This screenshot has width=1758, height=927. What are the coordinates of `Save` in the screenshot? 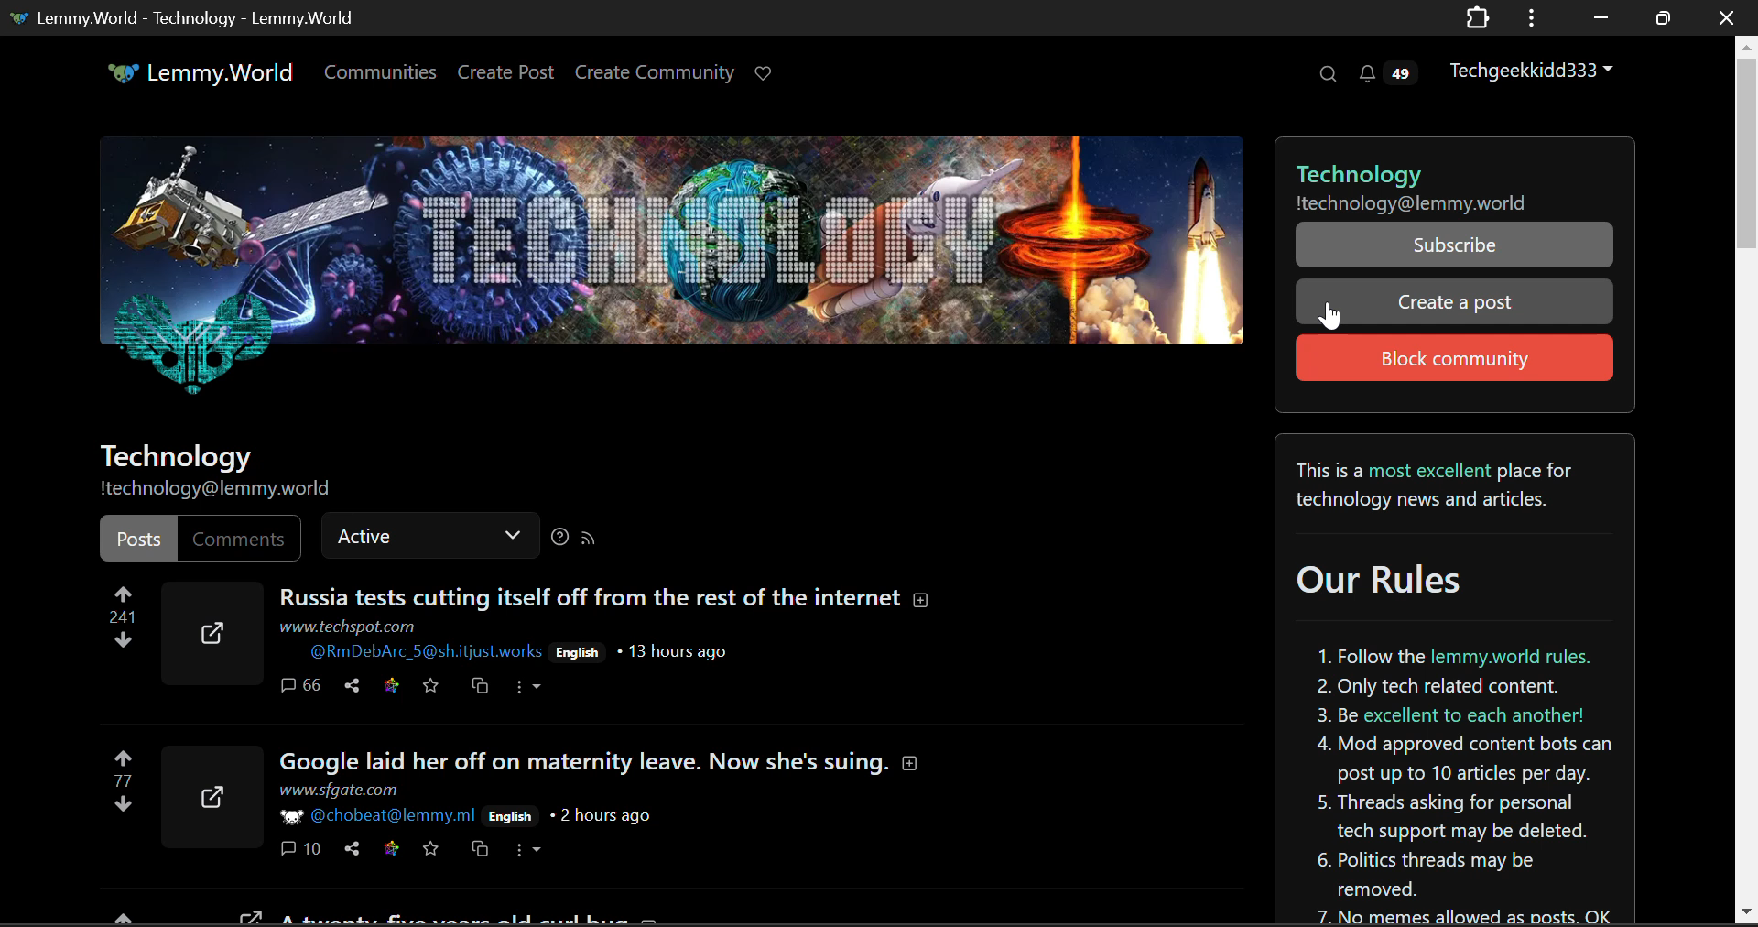 It's located at (430, 849).